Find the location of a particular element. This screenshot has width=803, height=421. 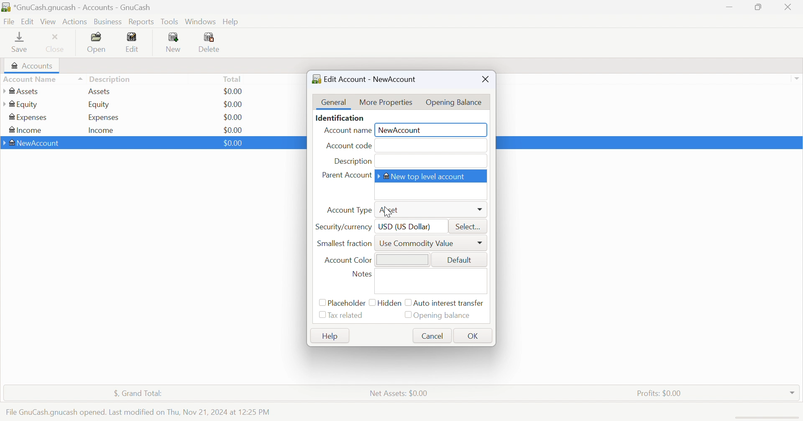

*GnuCash.gnucash - Accounts -GnuCash is located at coordinates (79, 8).